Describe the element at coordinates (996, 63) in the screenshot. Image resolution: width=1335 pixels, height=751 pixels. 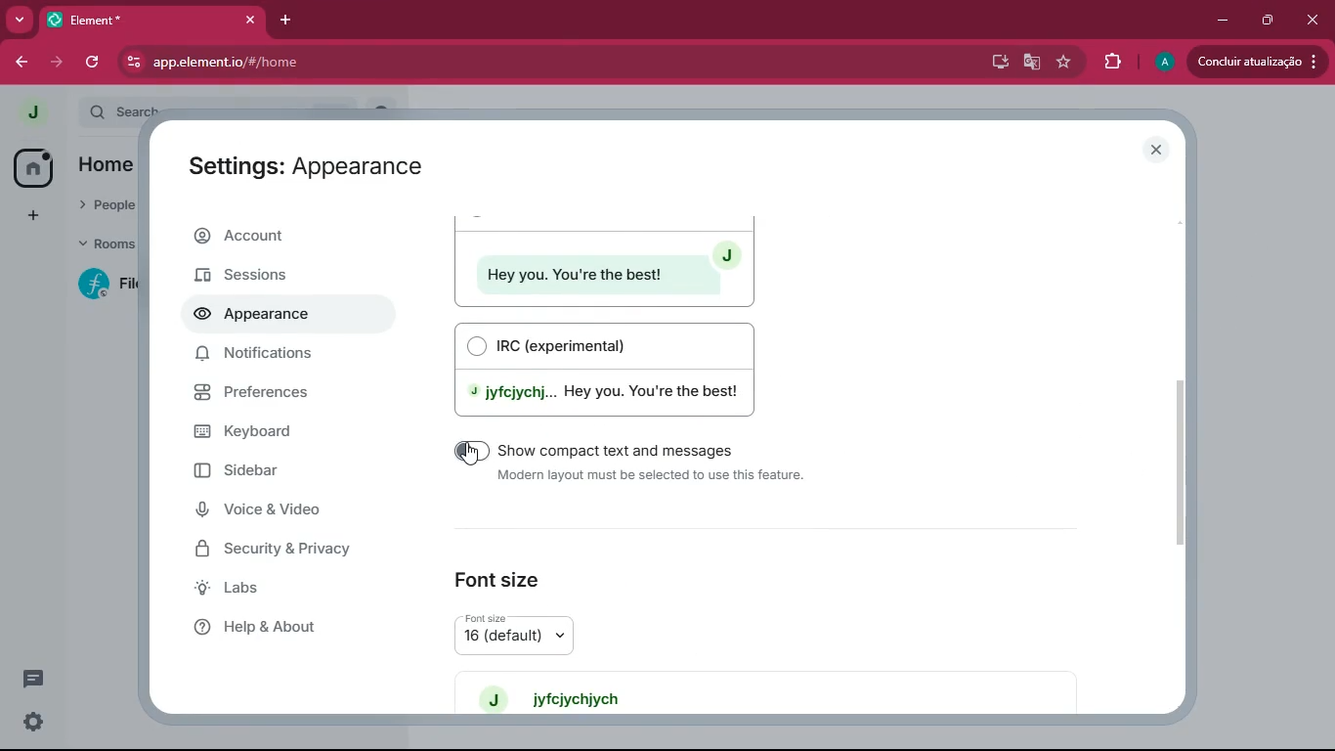
I see `desktop` at that location.